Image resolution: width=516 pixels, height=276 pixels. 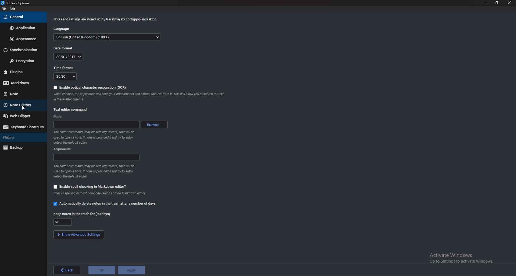 I want to click on note, so click(x=19, y=94).